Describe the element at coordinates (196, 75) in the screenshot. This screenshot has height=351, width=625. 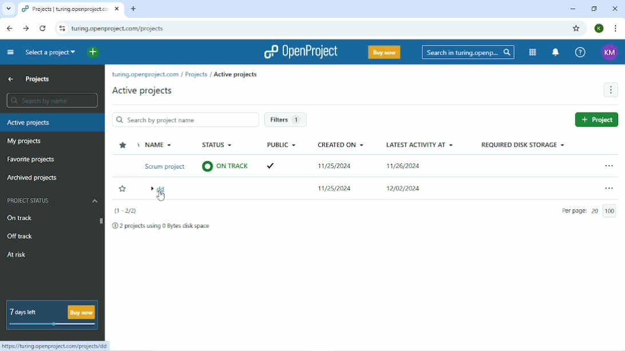
I see `Projects` at that location.